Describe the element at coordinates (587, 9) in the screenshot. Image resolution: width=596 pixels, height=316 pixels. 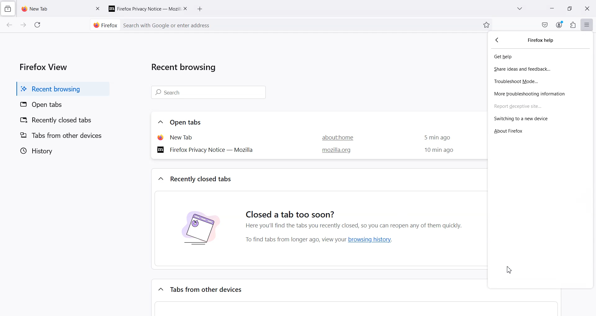
I see `Close` at that location.